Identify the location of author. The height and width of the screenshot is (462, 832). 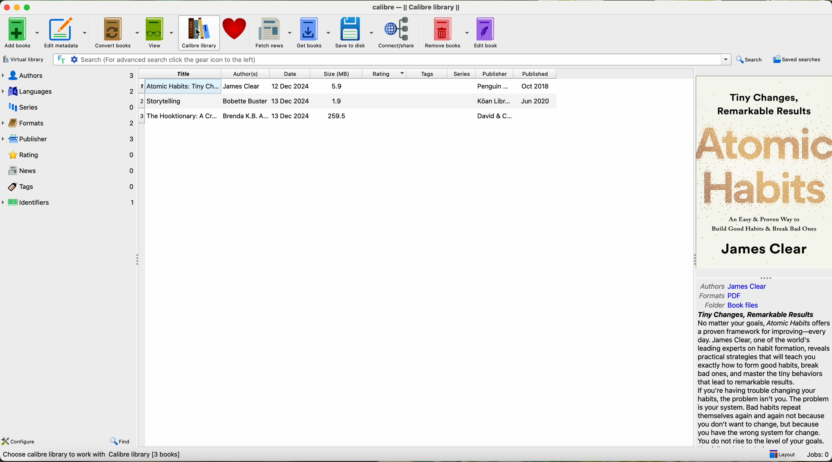
(246, 73).